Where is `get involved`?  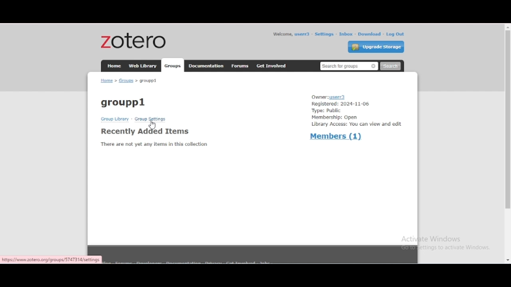 get involved is located at coordinates (272, 66).